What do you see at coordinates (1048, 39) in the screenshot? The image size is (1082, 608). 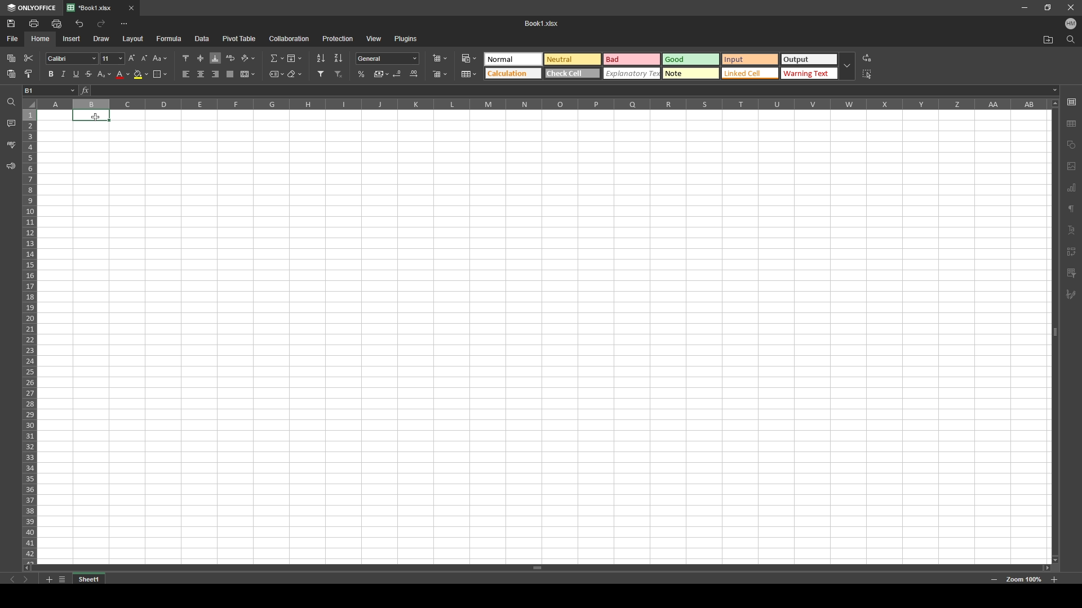 I see `locate file` at bounding box center [1048, 39].